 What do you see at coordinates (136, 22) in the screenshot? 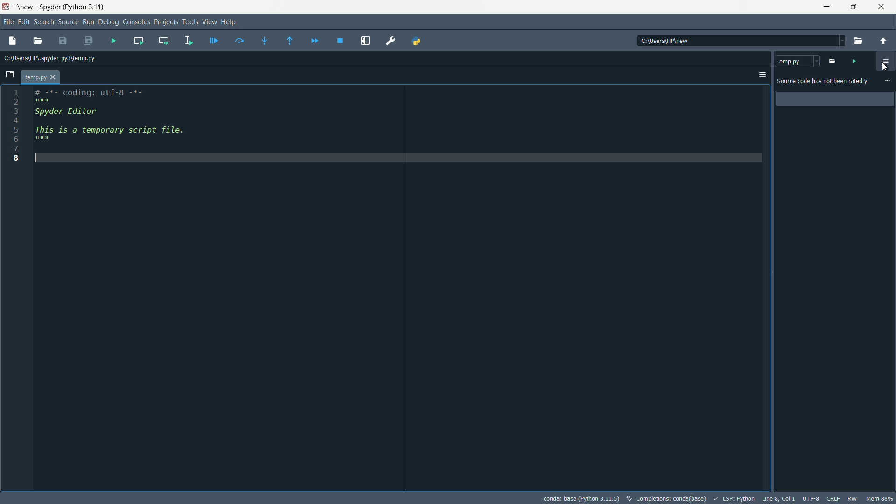
I see `consoles menu` at bounding box center [136, 22].